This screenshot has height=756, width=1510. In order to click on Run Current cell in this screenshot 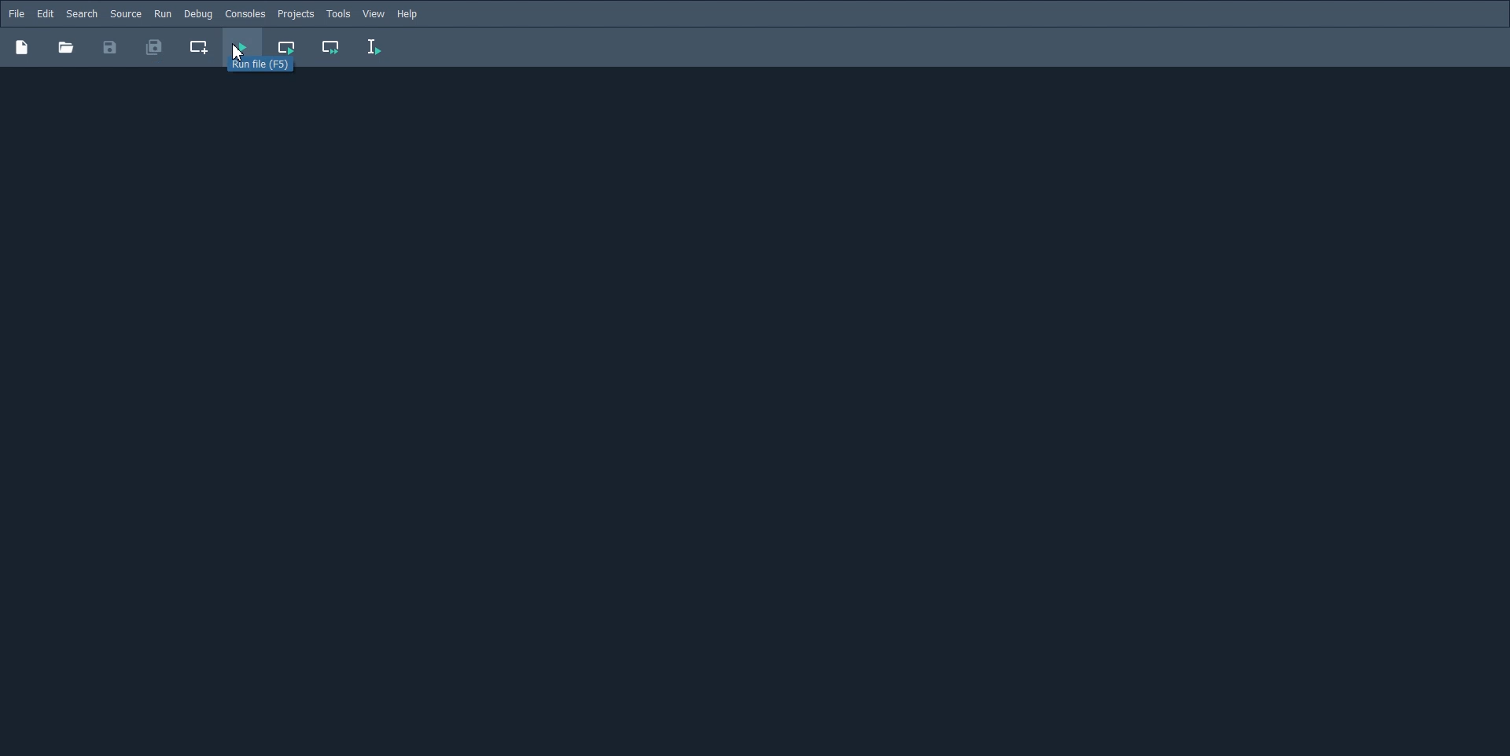, I will do `click(288, 47)`.